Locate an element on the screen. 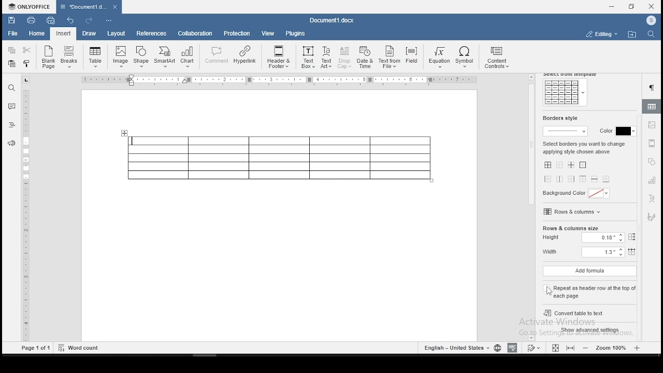 This screenshot has width=663, height=373. repeat as header row at the top of each page is located at coordinates (589, 290).